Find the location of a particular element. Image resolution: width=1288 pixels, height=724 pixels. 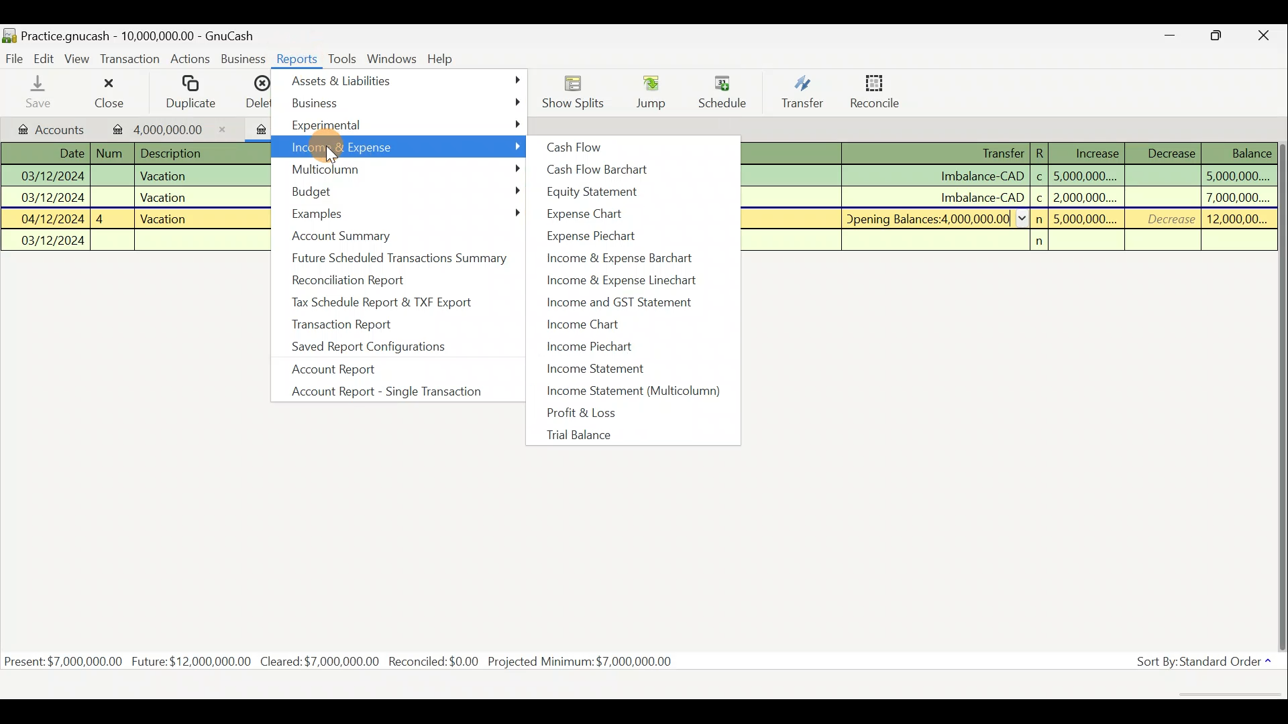

Balance is located at coordinates (1251, 153).